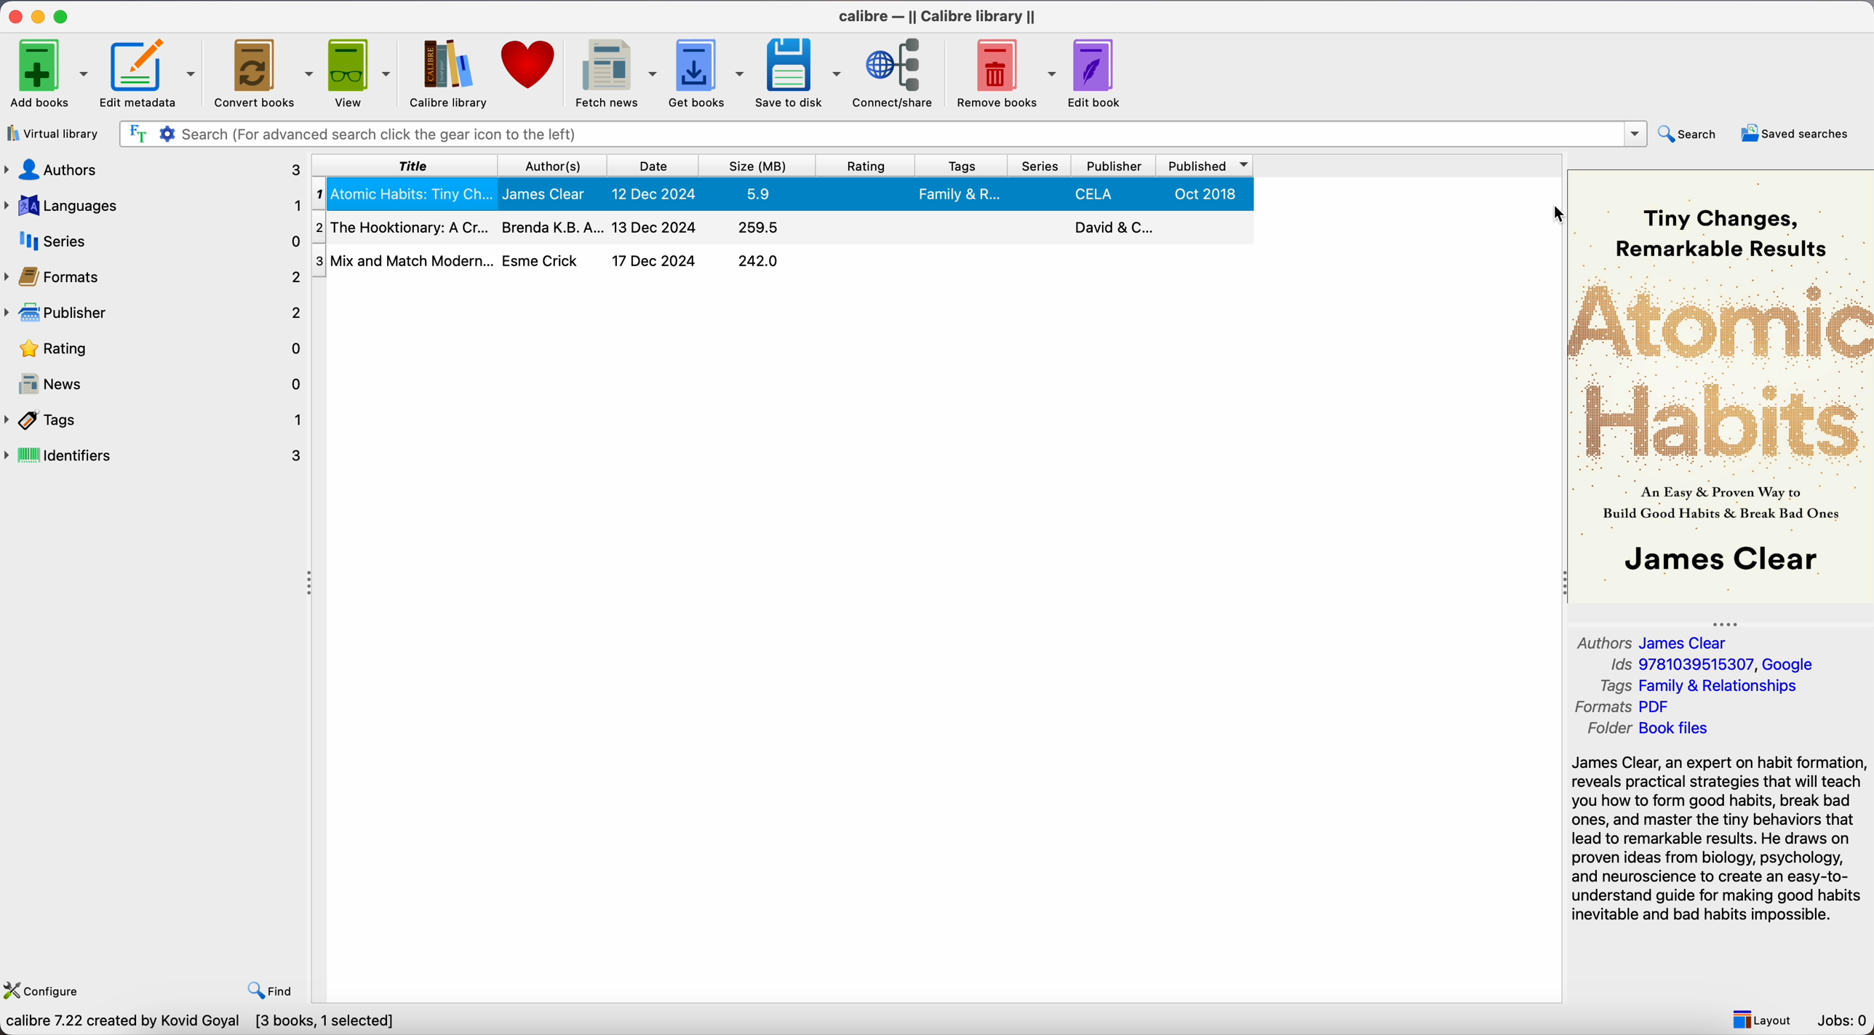 The height and width of the screenshot is (1035, 1874). I want to click on search, so click(1692, 133).